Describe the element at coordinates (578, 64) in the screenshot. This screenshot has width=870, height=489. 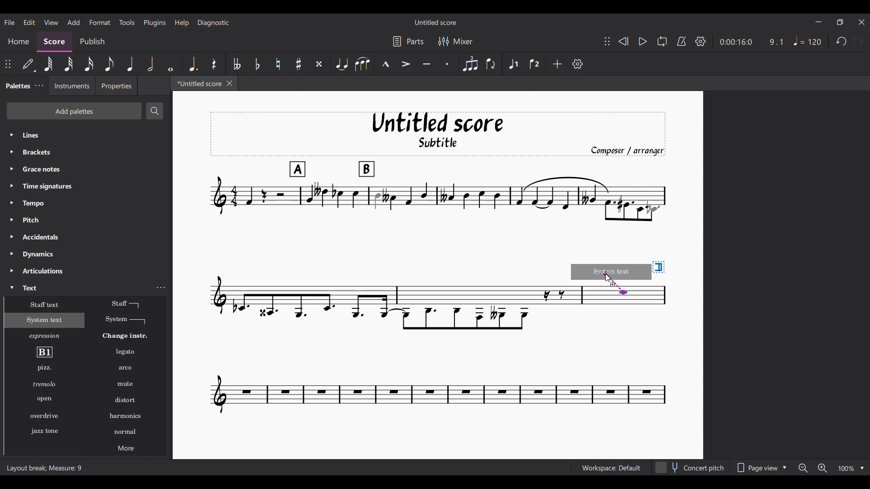
I see `Customize settings` at that location.